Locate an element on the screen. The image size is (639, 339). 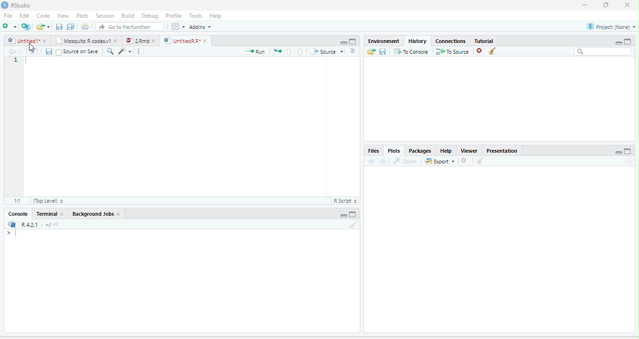
UntitledR.R* is located at coordinates (182, 41).